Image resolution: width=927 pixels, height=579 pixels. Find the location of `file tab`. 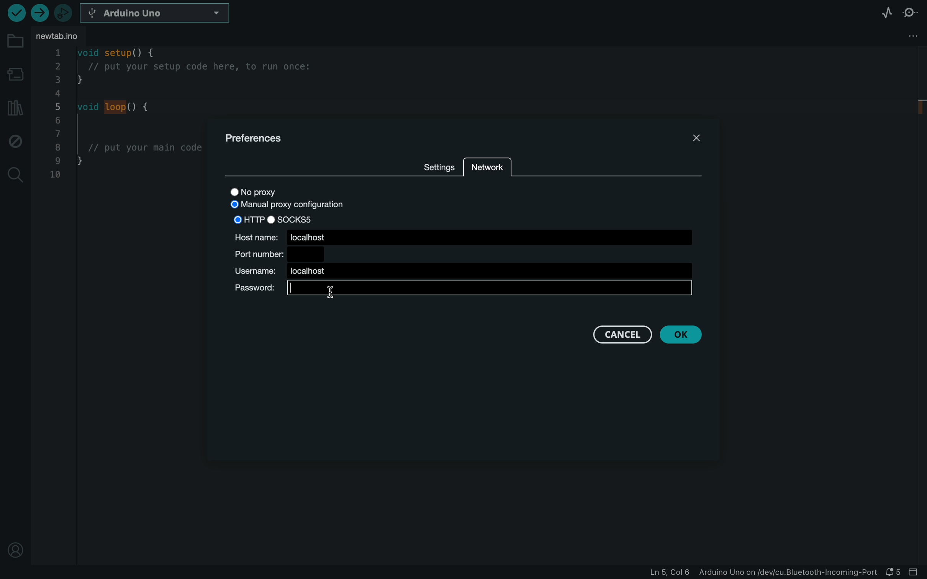

file tab is located at coordinates (62, 38).